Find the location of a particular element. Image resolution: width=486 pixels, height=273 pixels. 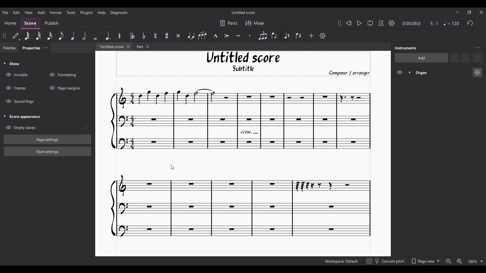

Add instrument is located at coordinates (421, 58).